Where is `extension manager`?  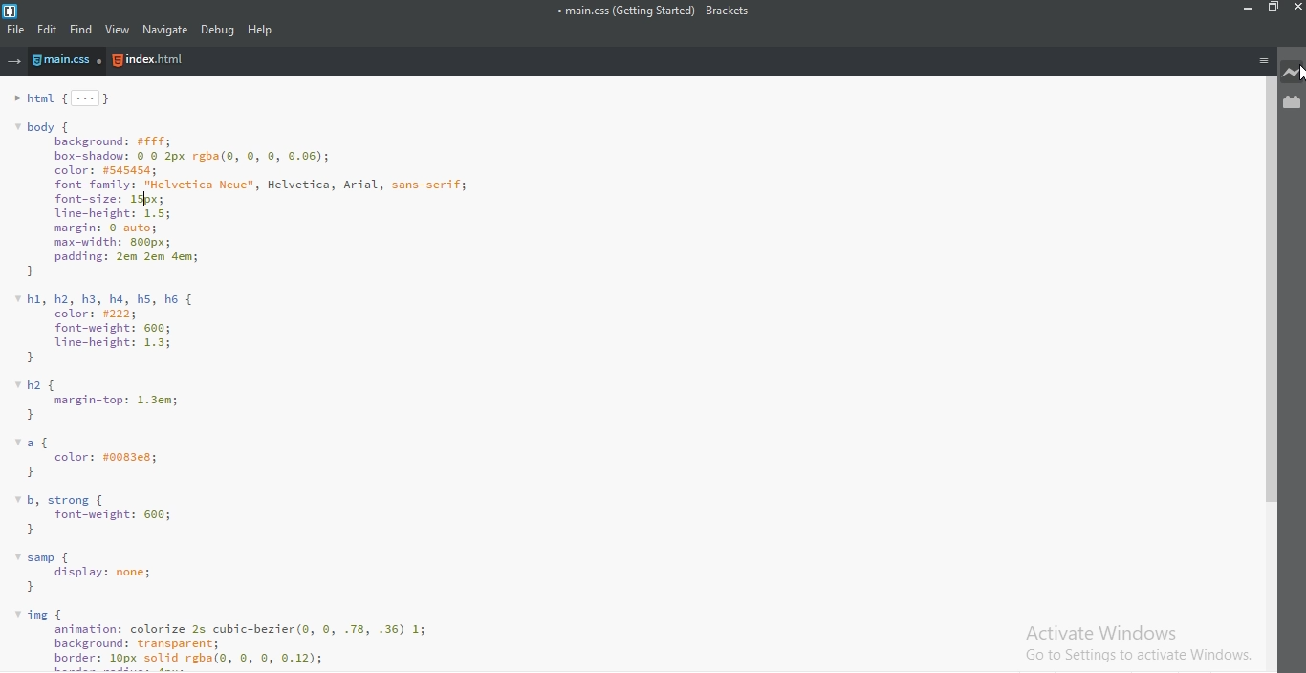 extension manager is located at coordinates (1293, 102).